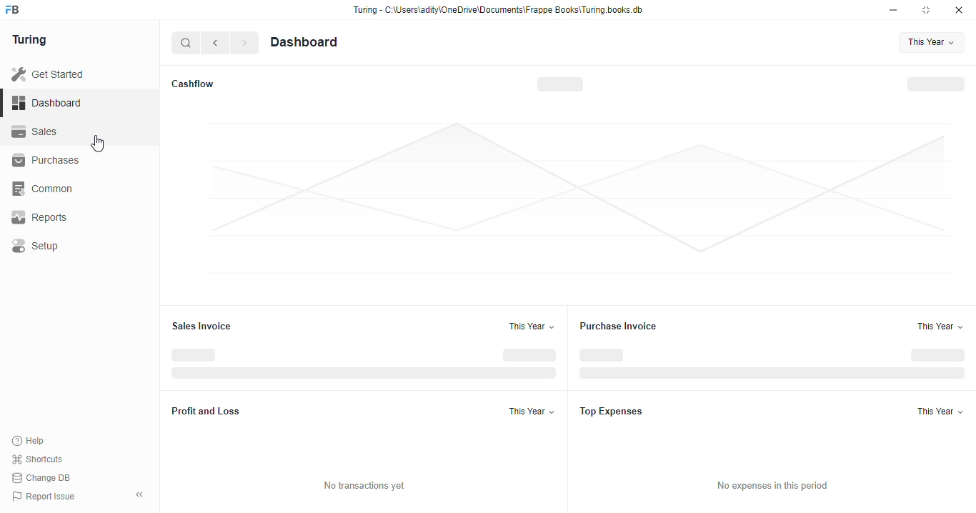 The height and width of the screenshot is (513, 976). I want to click on This Year +, so click(533, 326).